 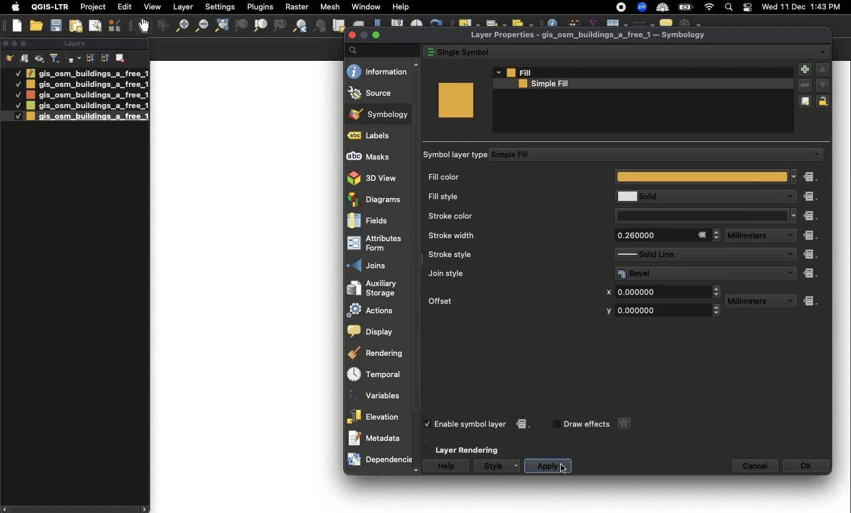 What do you see at coordinates (647, 155) in the screenshot?
I see `Simple Fill` at bounding box center [647, 155].